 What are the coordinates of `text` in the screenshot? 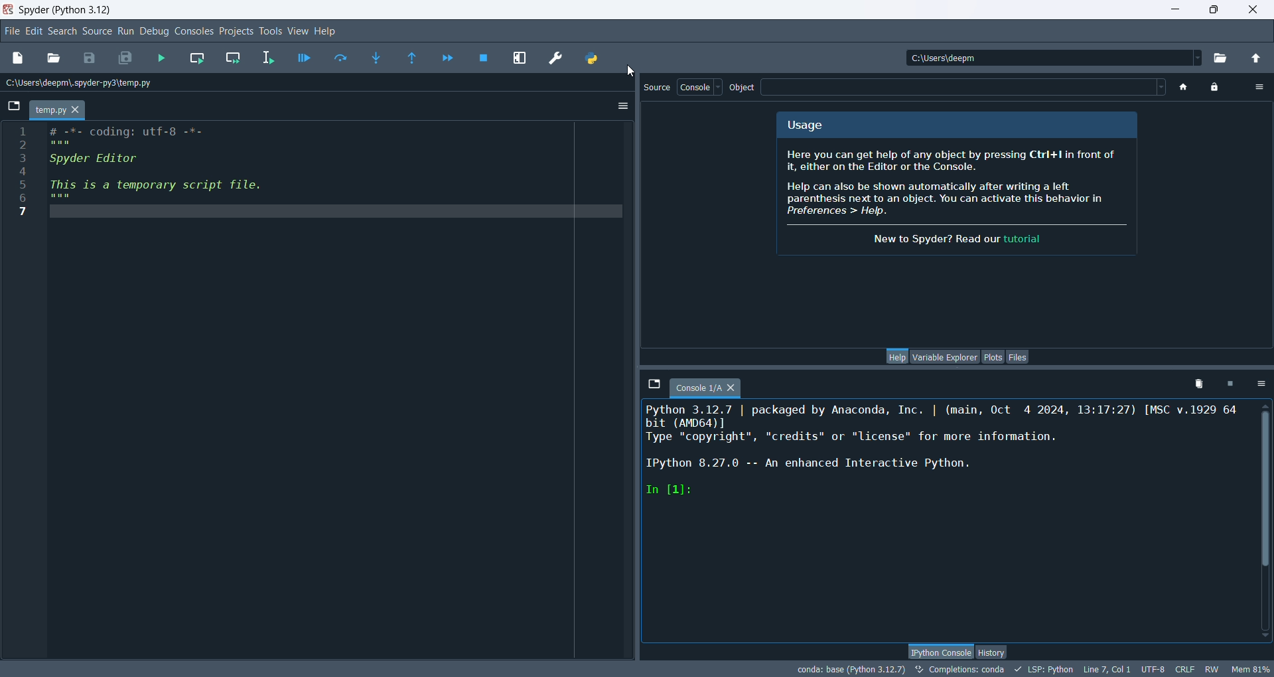 It's located at (958, 182).